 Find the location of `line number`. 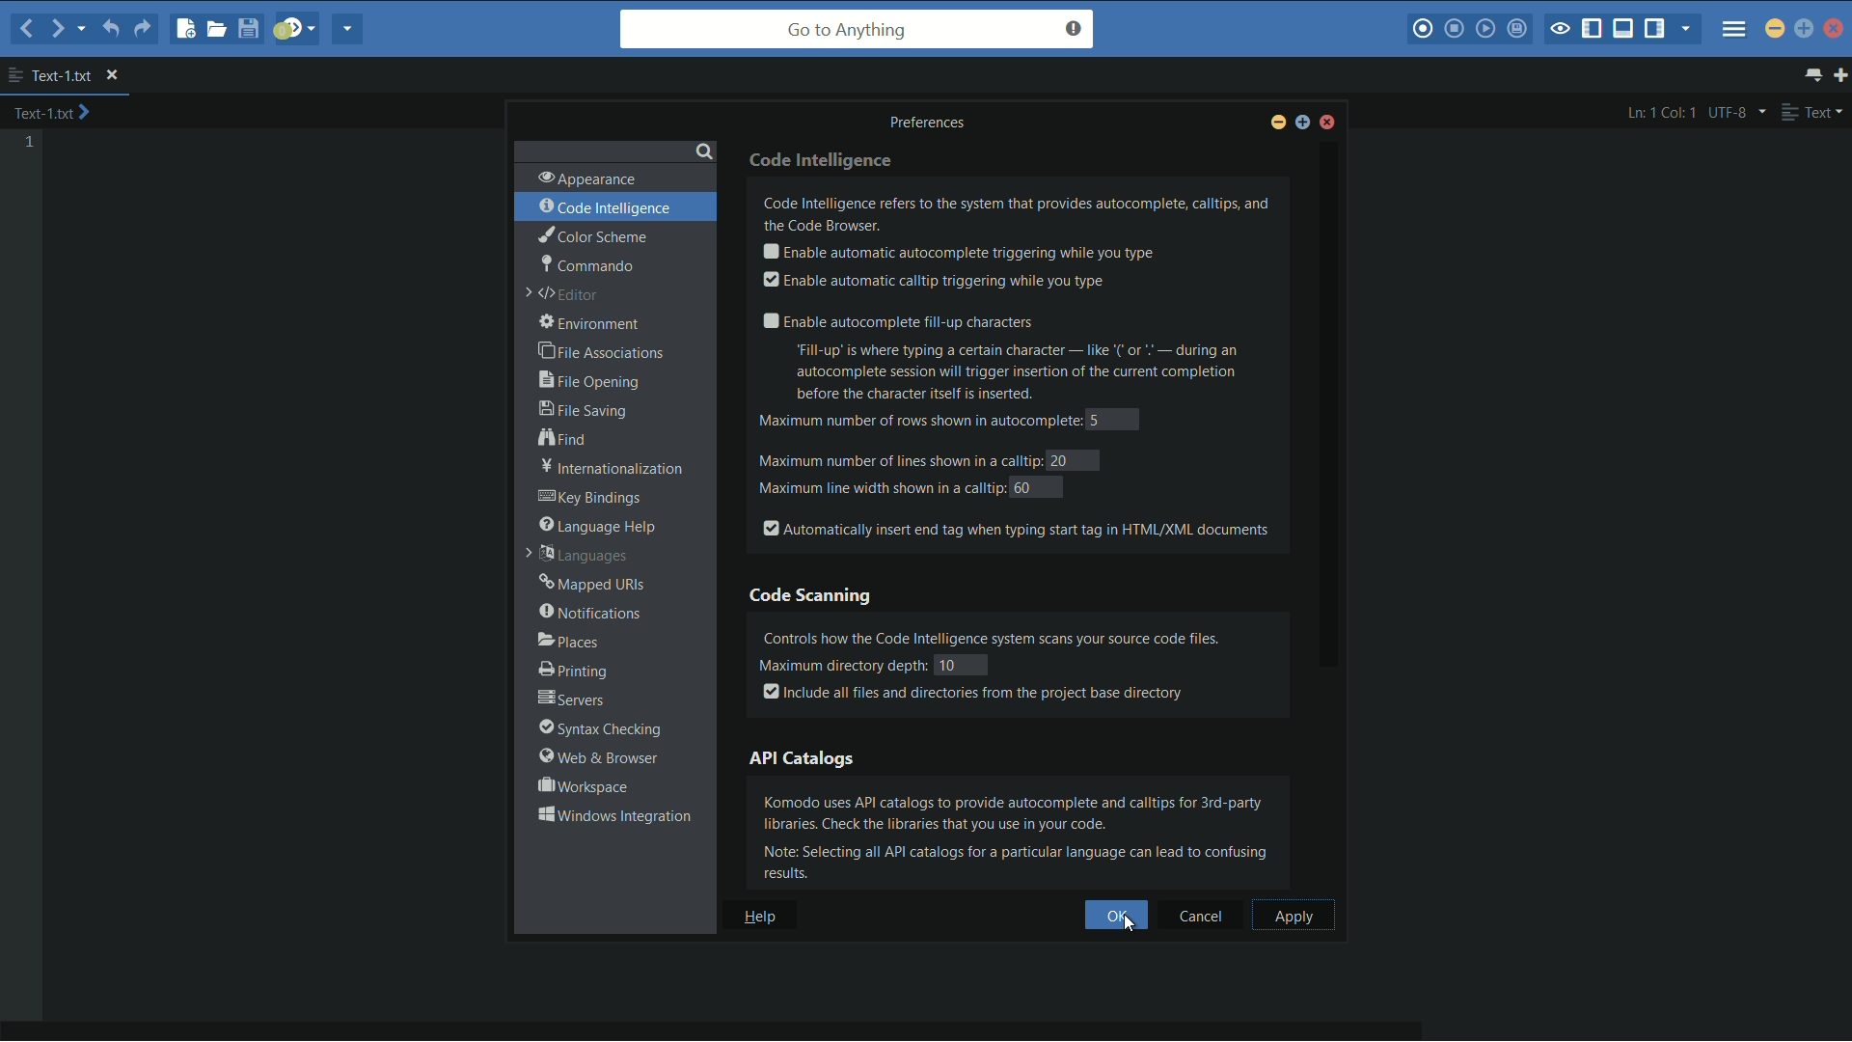

line number is located at coordinates (30, 143).